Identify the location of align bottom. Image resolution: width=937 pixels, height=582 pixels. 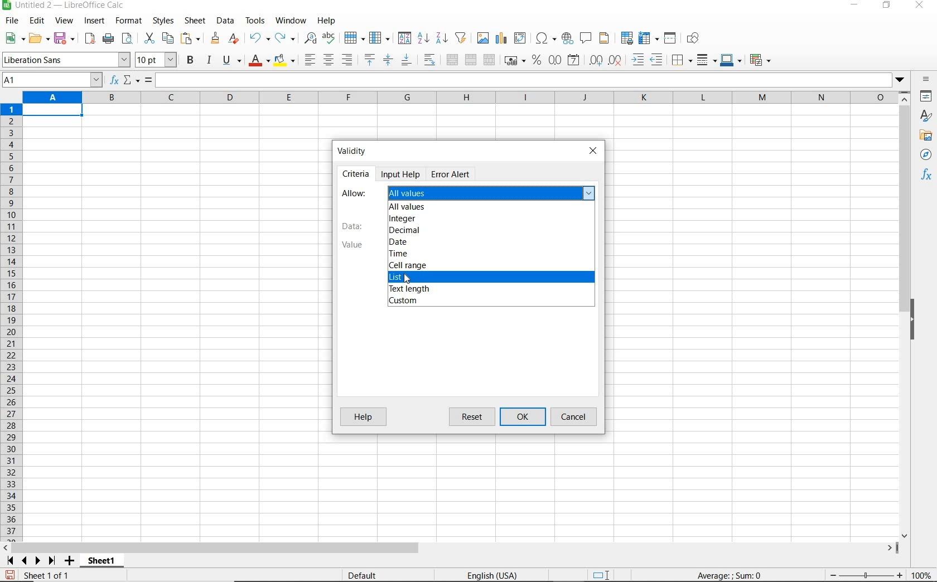
(405, 61).